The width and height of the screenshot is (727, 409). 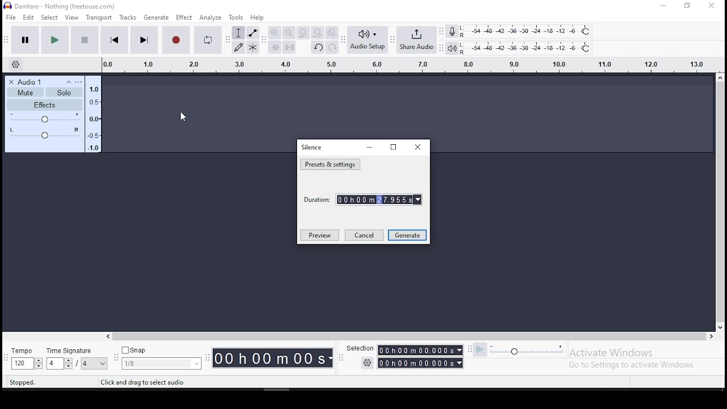 What do you see at coordinates (22, 384) in the screenshot?
I see `stopped` at bounding box center [22, 384].